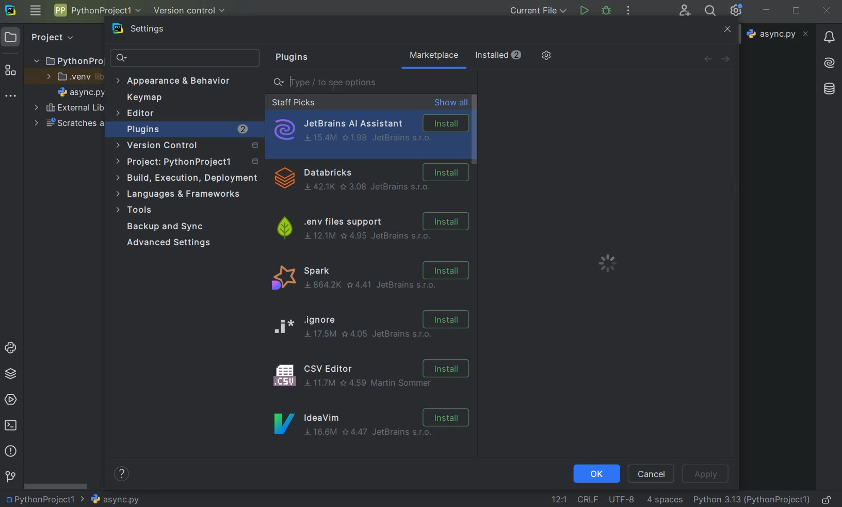 Image resolution: width=842 pixels, height=507 pixels. Describe the element at coordinates (752, 500) in the screenshot. I see `current interpreter` at that location.